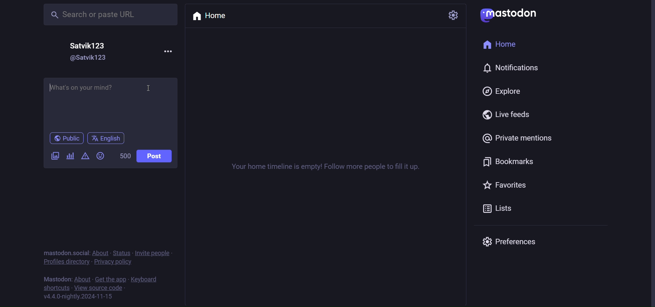 Image resolution: width=655 pixels, height=307 pixels. What do you see at coordinates (53, 157) in the screenshot?
I see `add a image/video` at bounding box center [53, 157].